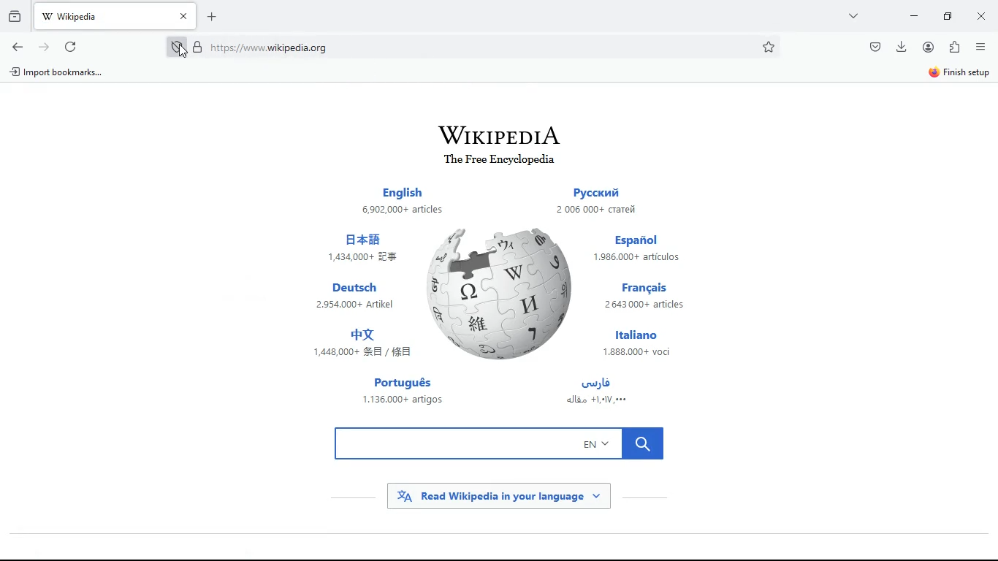  I want to click on back, so click(17, 47).